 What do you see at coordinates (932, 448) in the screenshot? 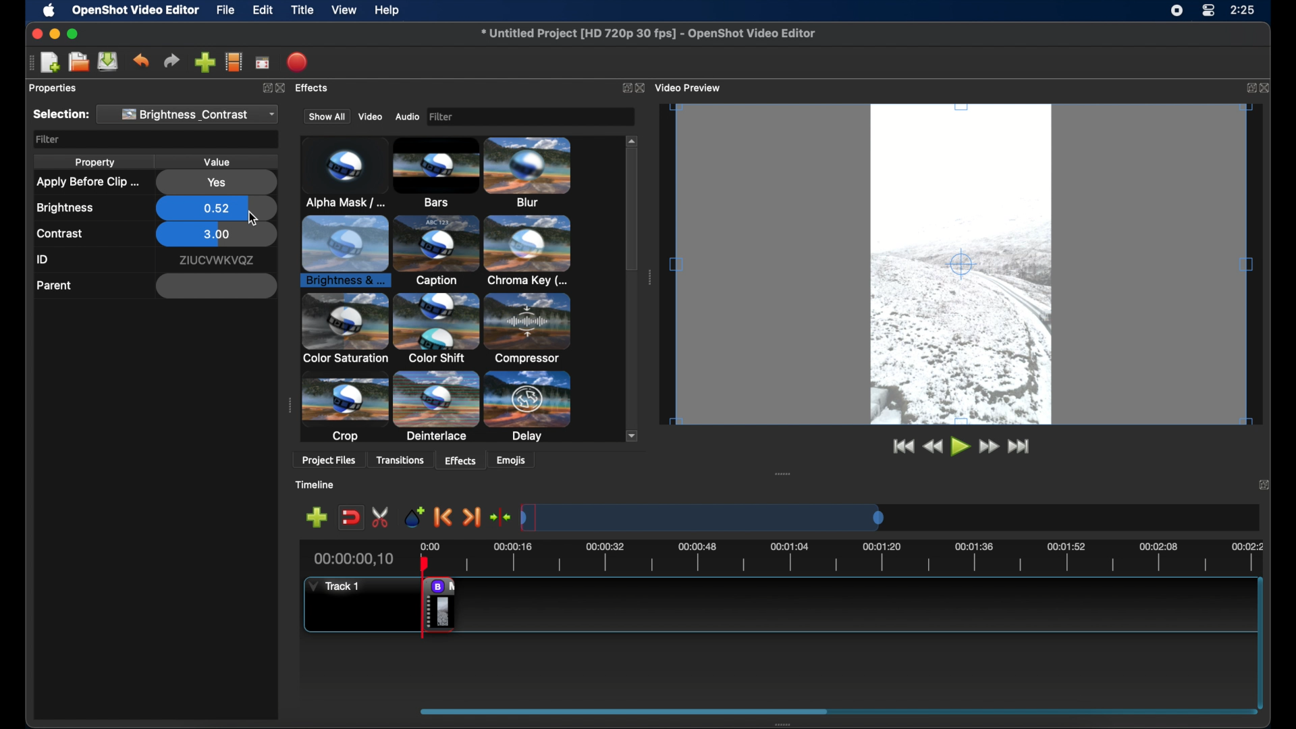
I see `rewind` at bounding box center [932, 448].